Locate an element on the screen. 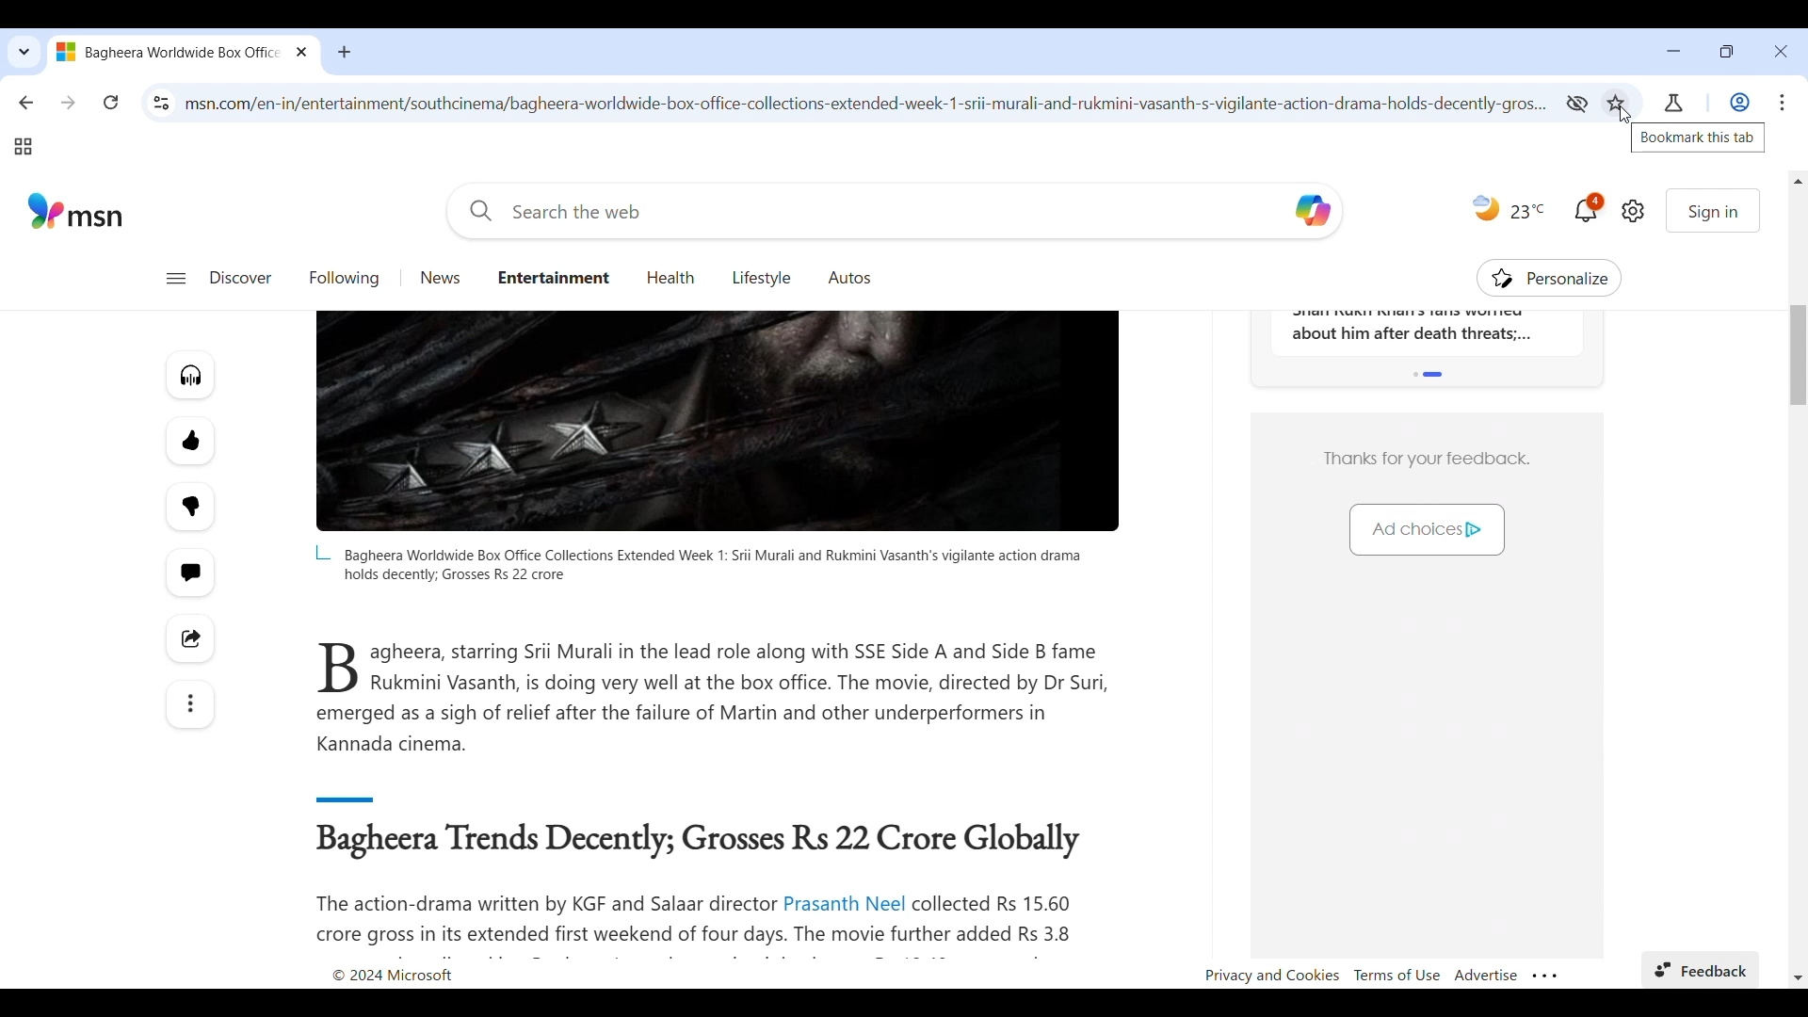  Web link of current page is located at coordinates (868, 104).